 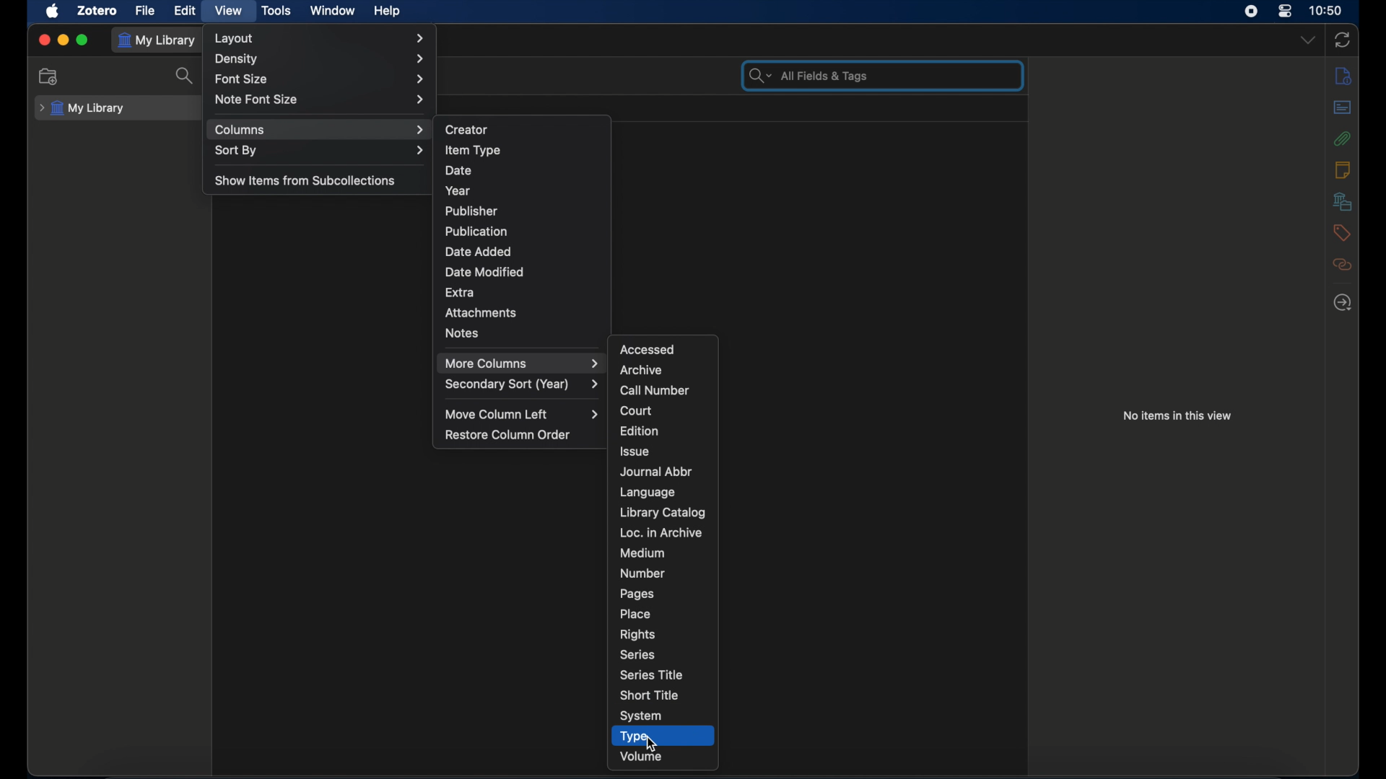 What do you see at coordinates (636, 452) in the screenshot?
I see `issue` at bounding box center [636, 452].